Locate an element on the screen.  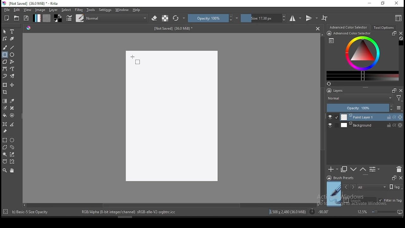
dynamic brush tool is located at coordinates (5, 76).